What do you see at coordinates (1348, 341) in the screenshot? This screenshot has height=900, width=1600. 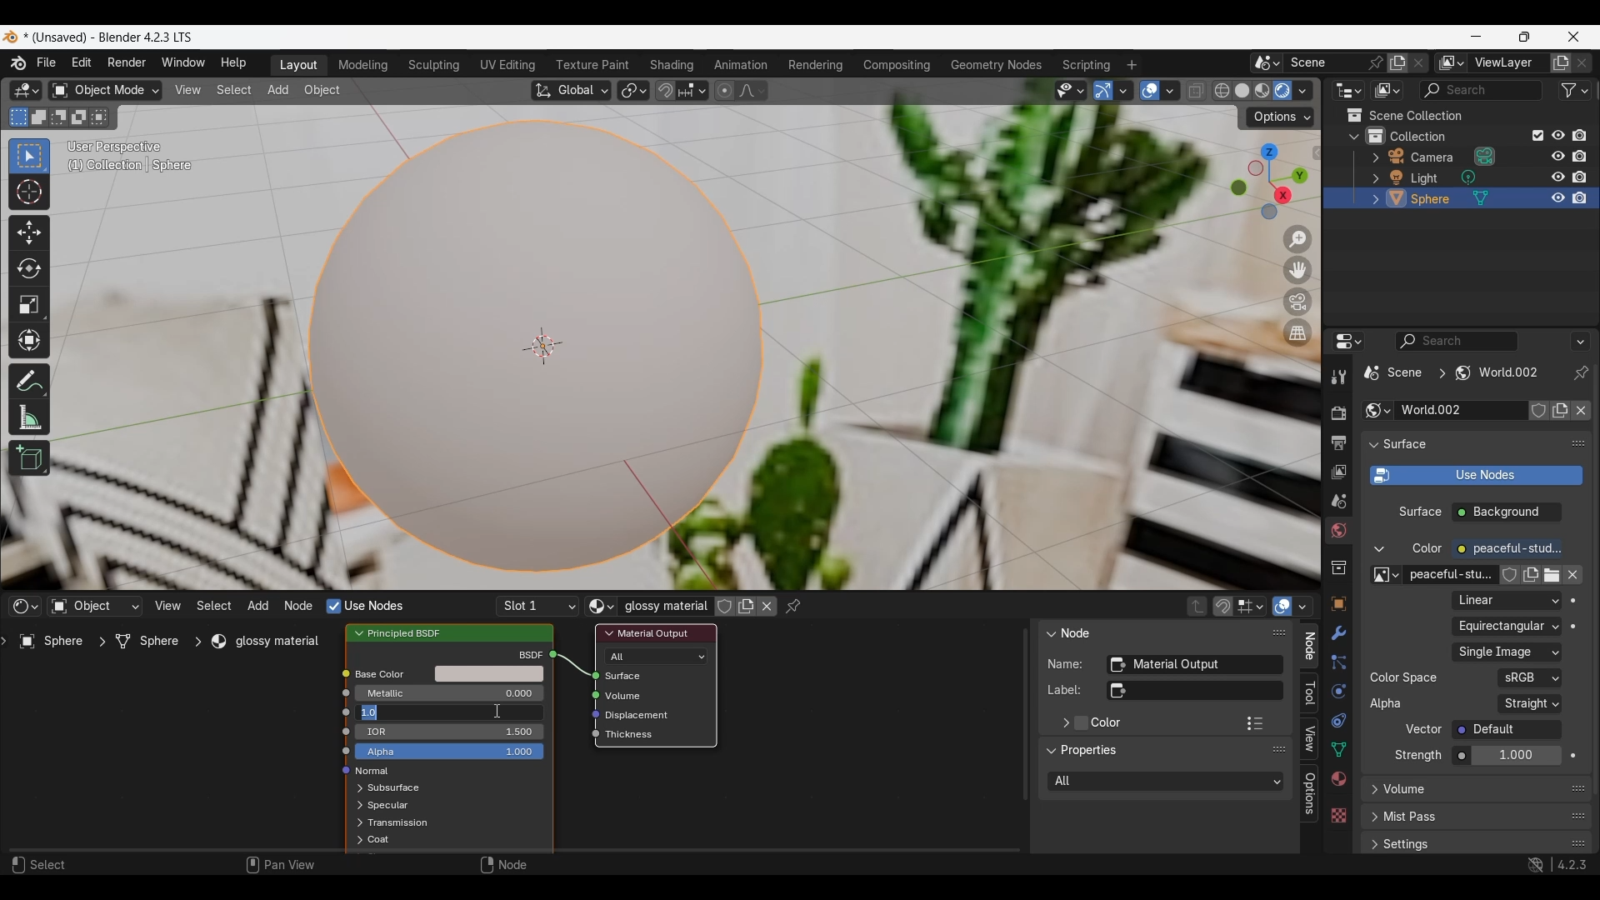 I see `Editor type options` at bounding box center [1348, 341].